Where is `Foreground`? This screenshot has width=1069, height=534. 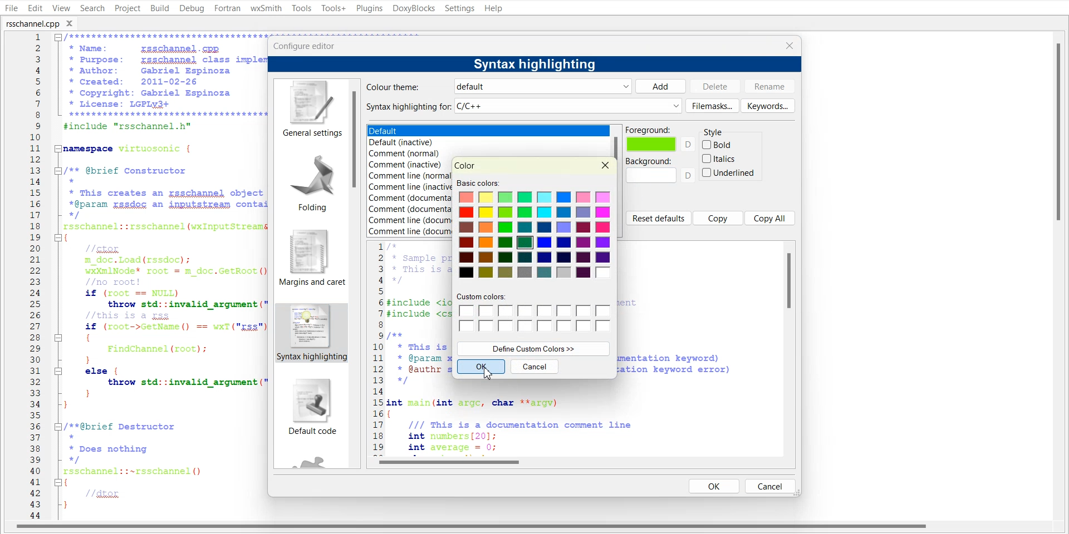
Foreground is located at coordinates (660, 139).